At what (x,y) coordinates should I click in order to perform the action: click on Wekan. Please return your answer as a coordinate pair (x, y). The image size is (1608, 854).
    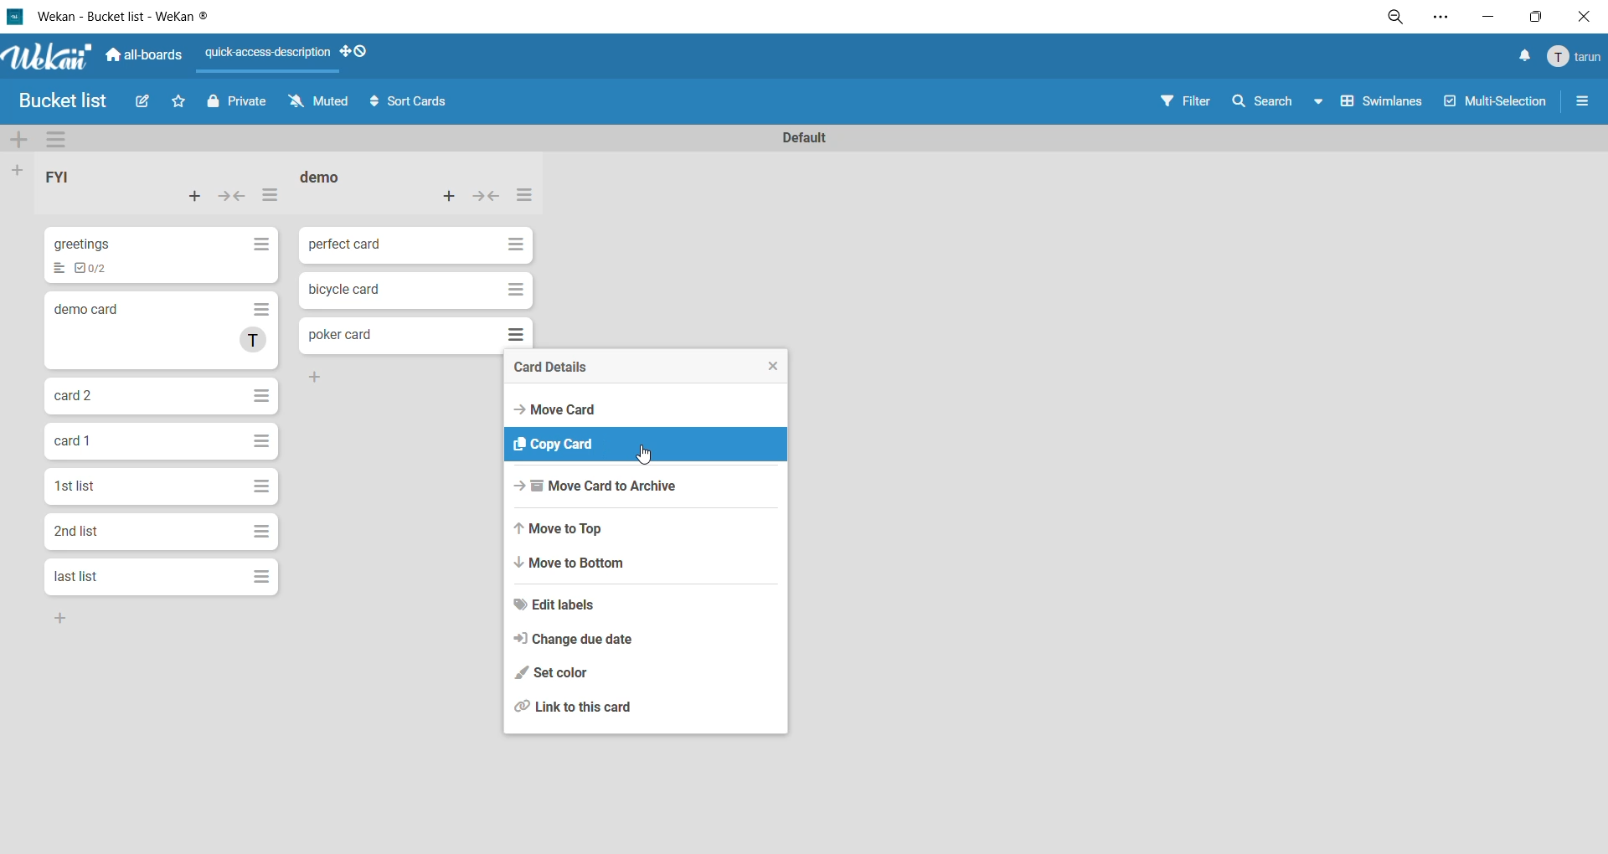
    Looking at the image, I should click on (44, 54).